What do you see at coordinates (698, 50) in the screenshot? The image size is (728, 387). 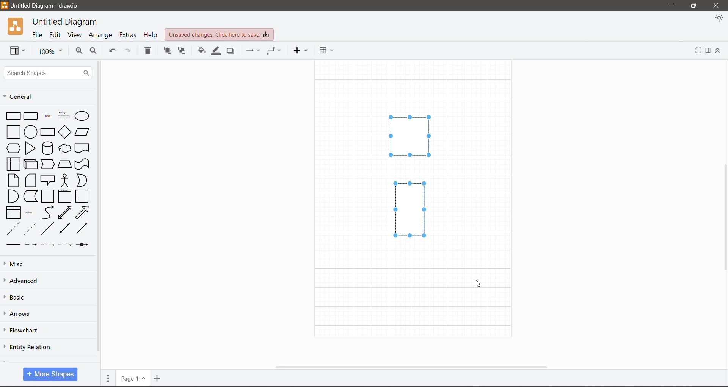 I see `Fullscreen` at bounding box center [698, 50].